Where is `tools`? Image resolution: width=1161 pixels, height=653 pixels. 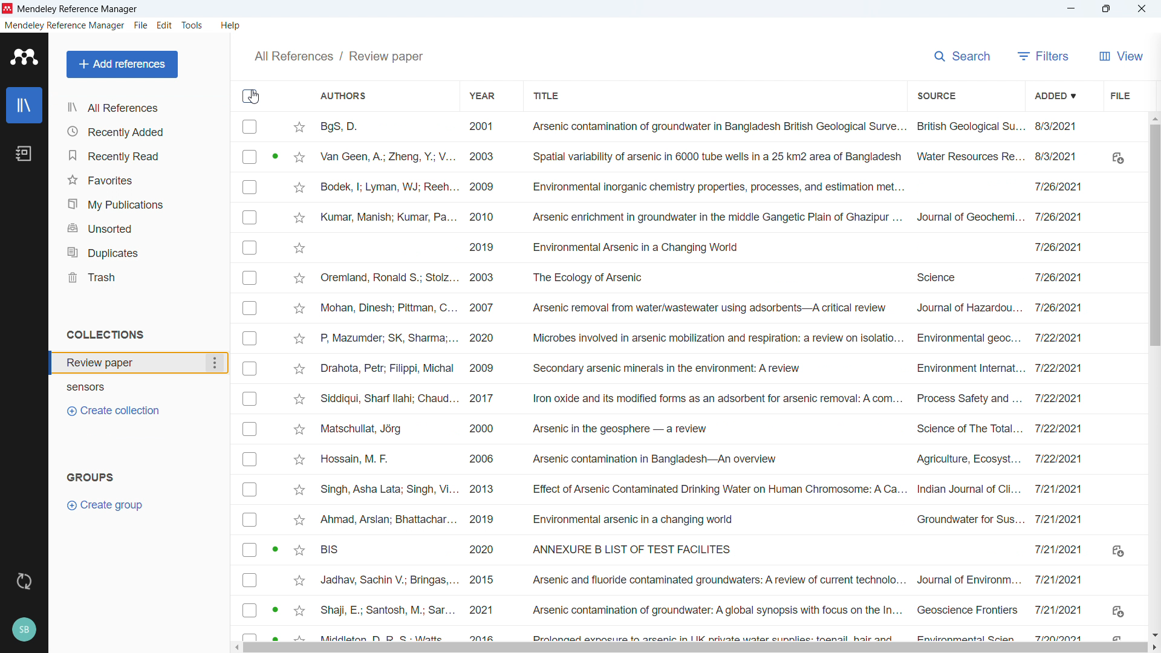
tools is located at coordinates (193, 25).